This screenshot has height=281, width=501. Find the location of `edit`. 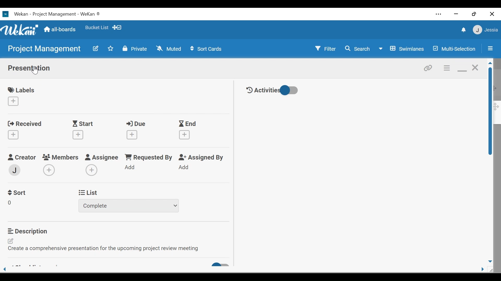

edit is located at coordinates (96, 49).